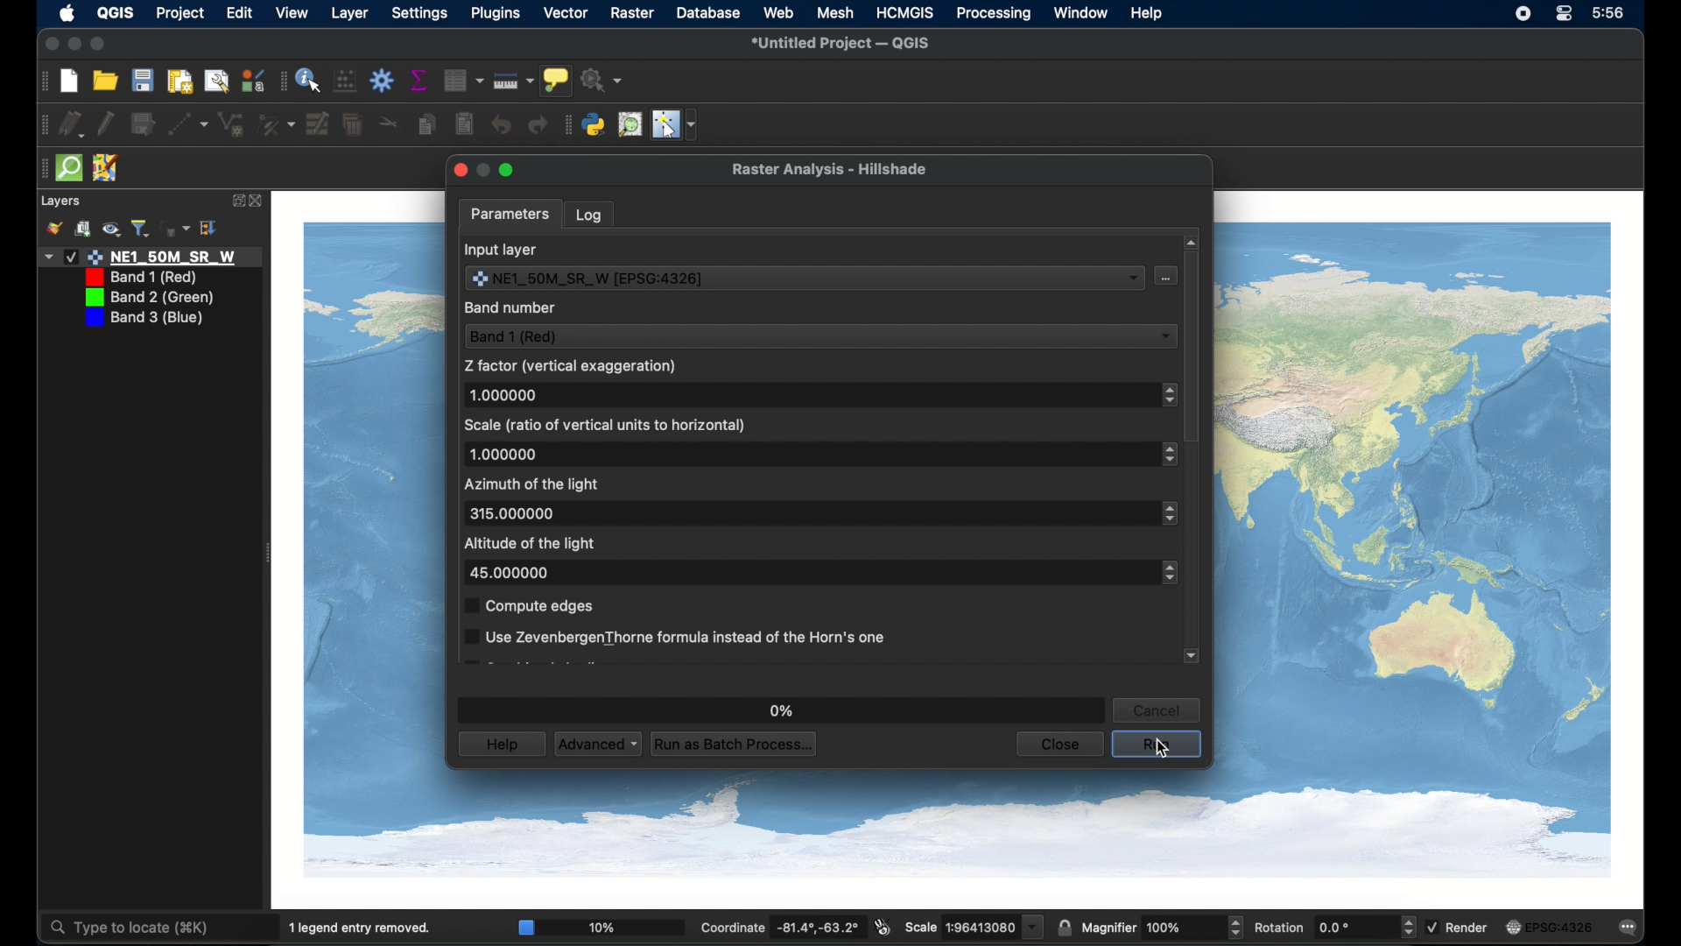 This screenshot has width=1681, height=946. I want to click on control center, so click(1565, 15).